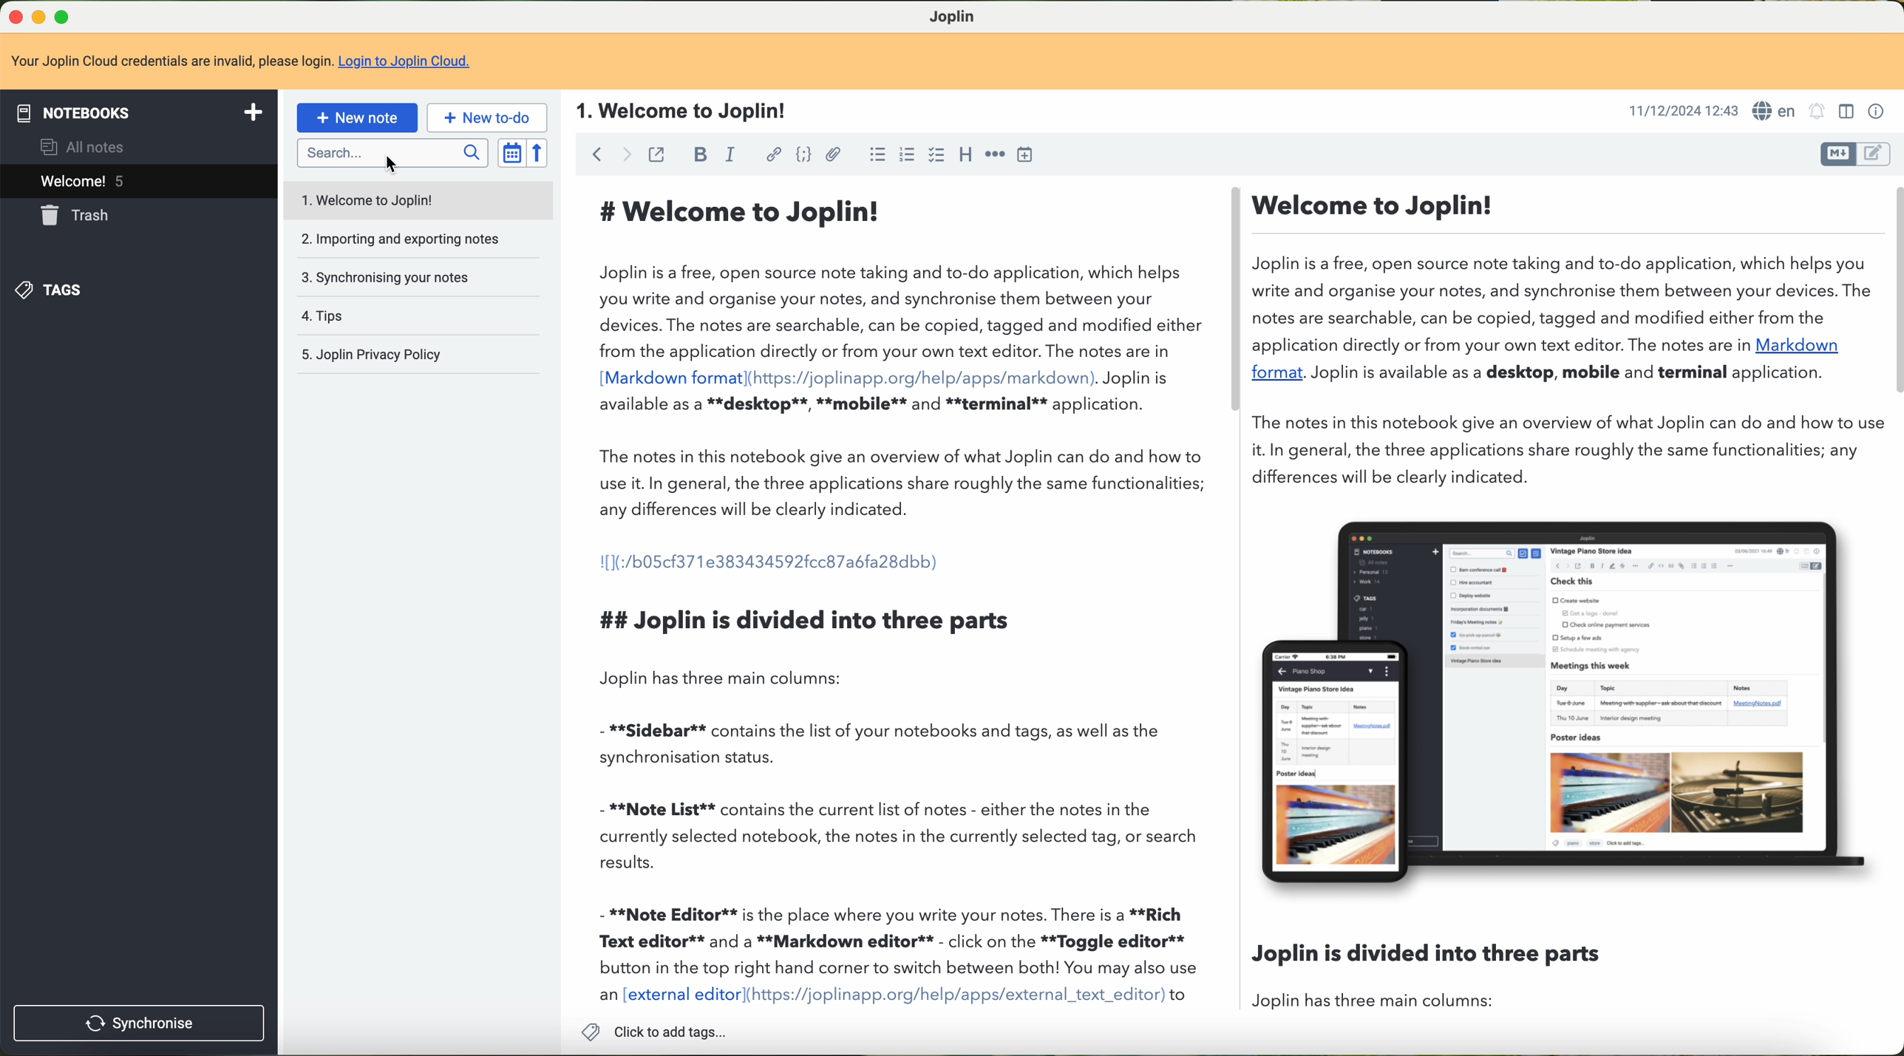  I want to click on all notes, so click(86, 146).